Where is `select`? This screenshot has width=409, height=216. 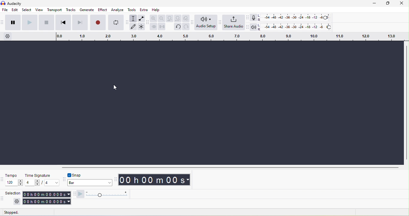 select is located at coordinates (27, 10).